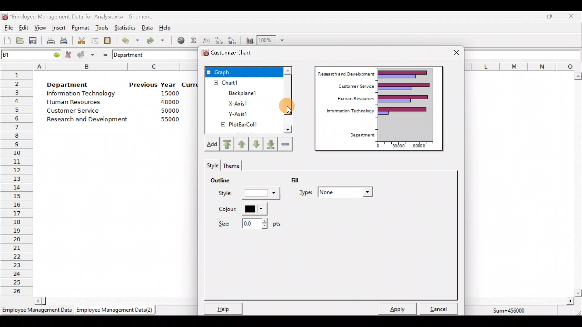 Image resolution: width=582 pixels, height=327 pixels. I want to click on Backplane1, so click(244, 94).